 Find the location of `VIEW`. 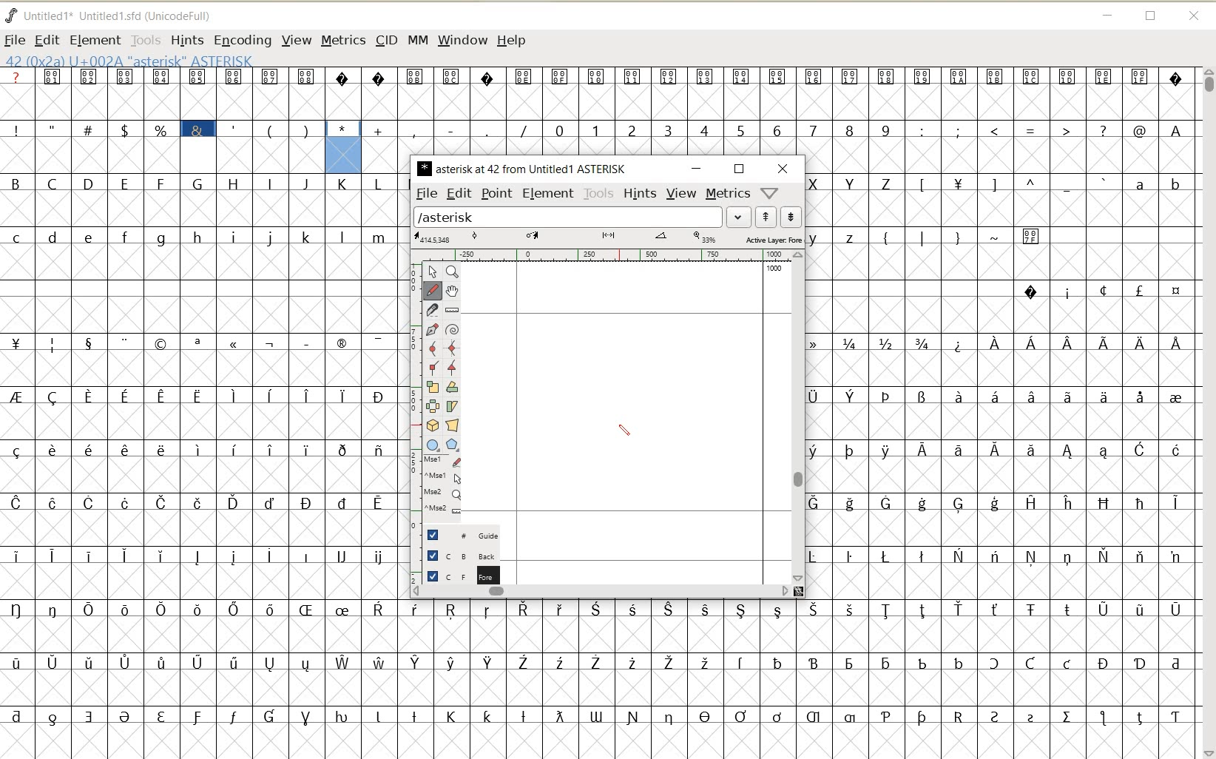

VIEW is located at coordinates (297, 41).